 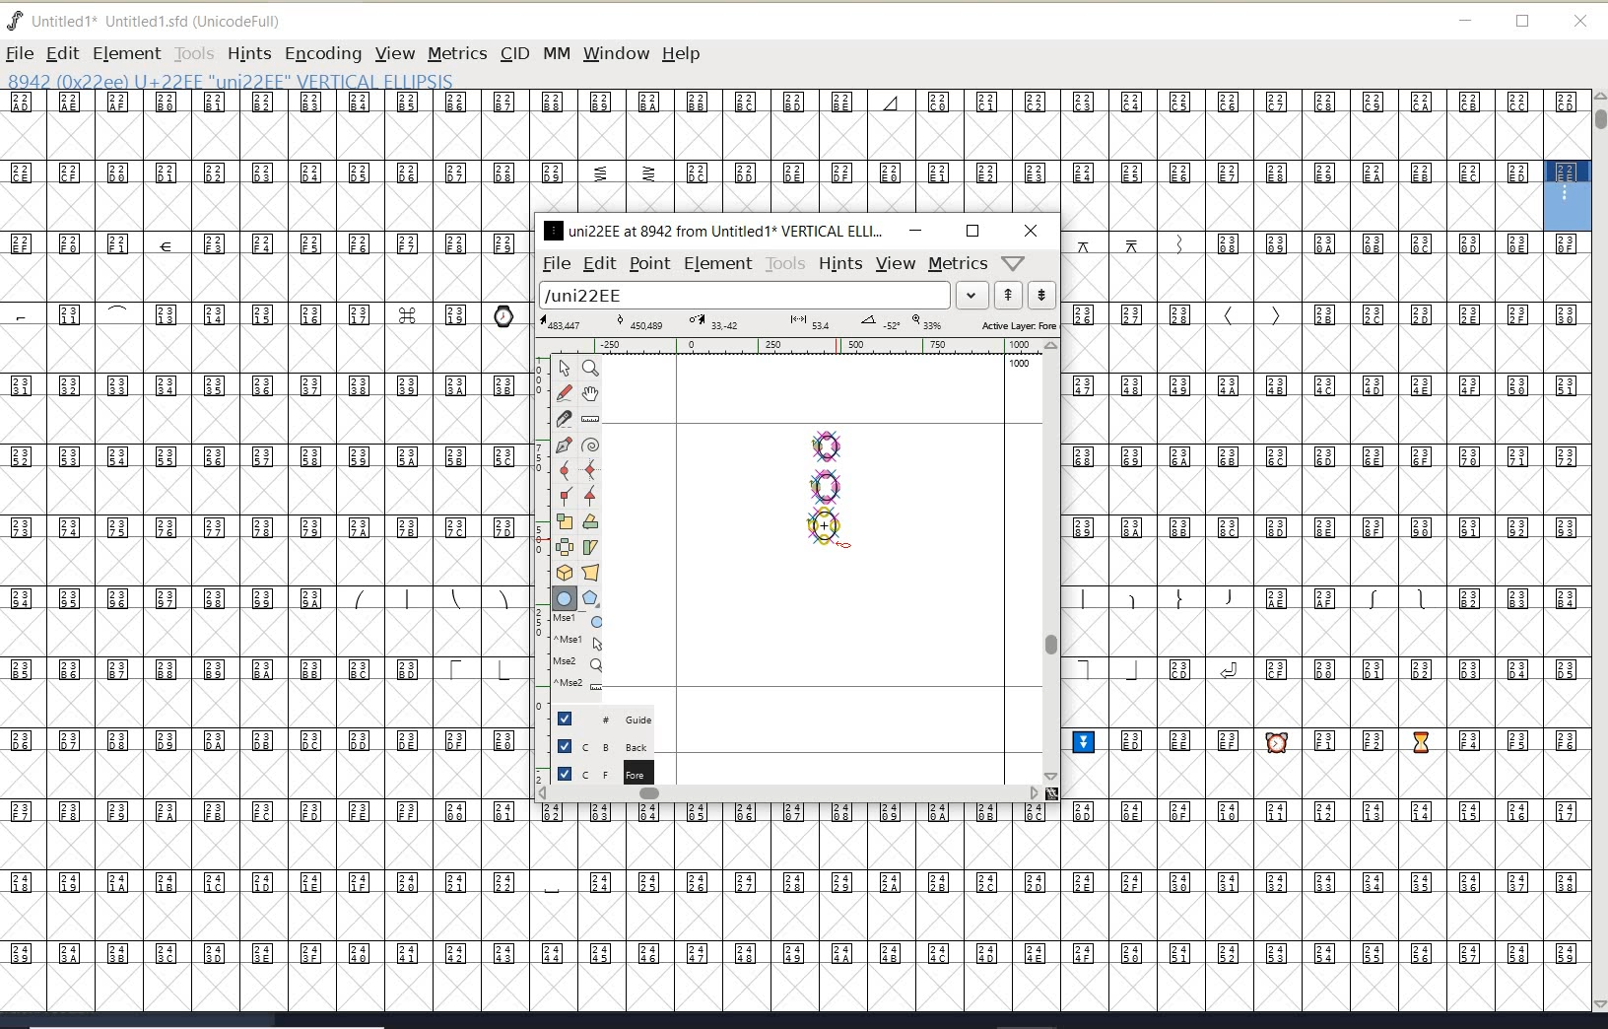 I want to click on minimize, so click(x=915, y=230).